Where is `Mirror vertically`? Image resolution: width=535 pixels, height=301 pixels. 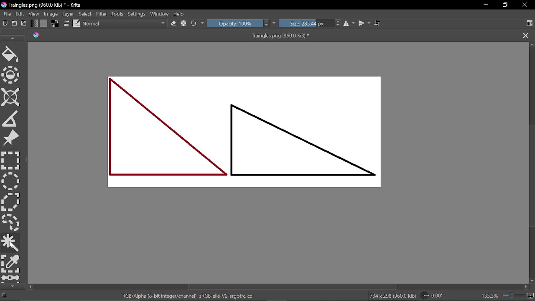 Mirror vertically is located at coordinates (364, 23).